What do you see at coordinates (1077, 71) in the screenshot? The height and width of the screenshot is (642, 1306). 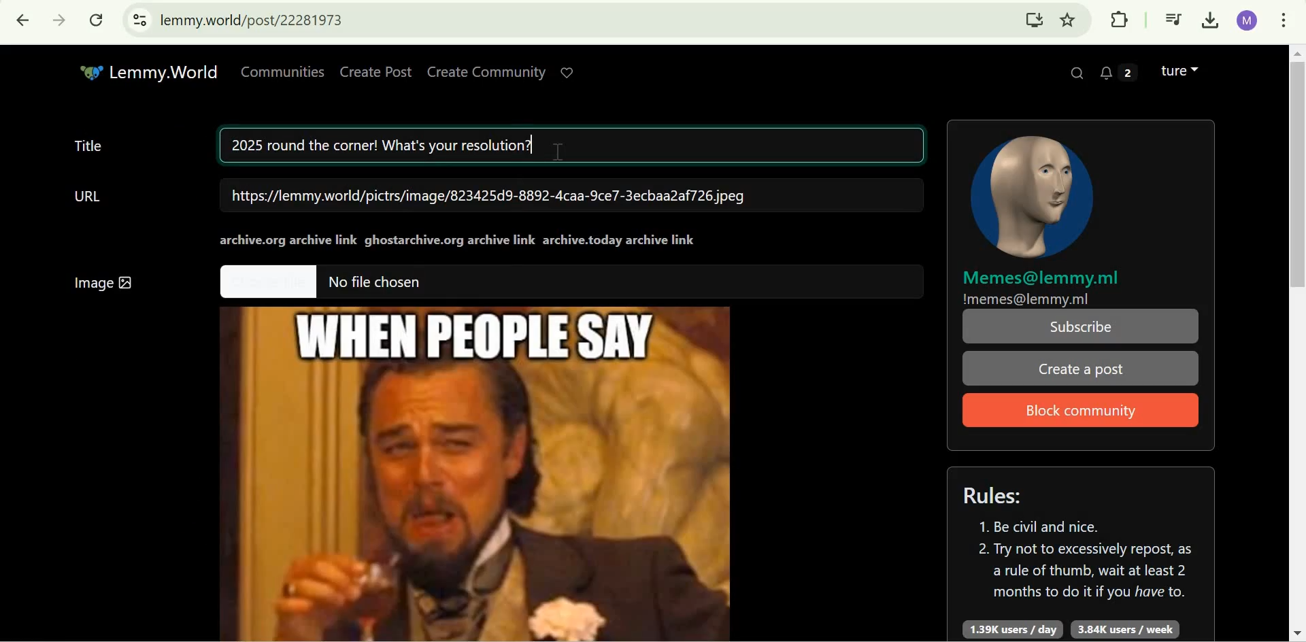 I see `Search` at bounding box center [1077, 71].